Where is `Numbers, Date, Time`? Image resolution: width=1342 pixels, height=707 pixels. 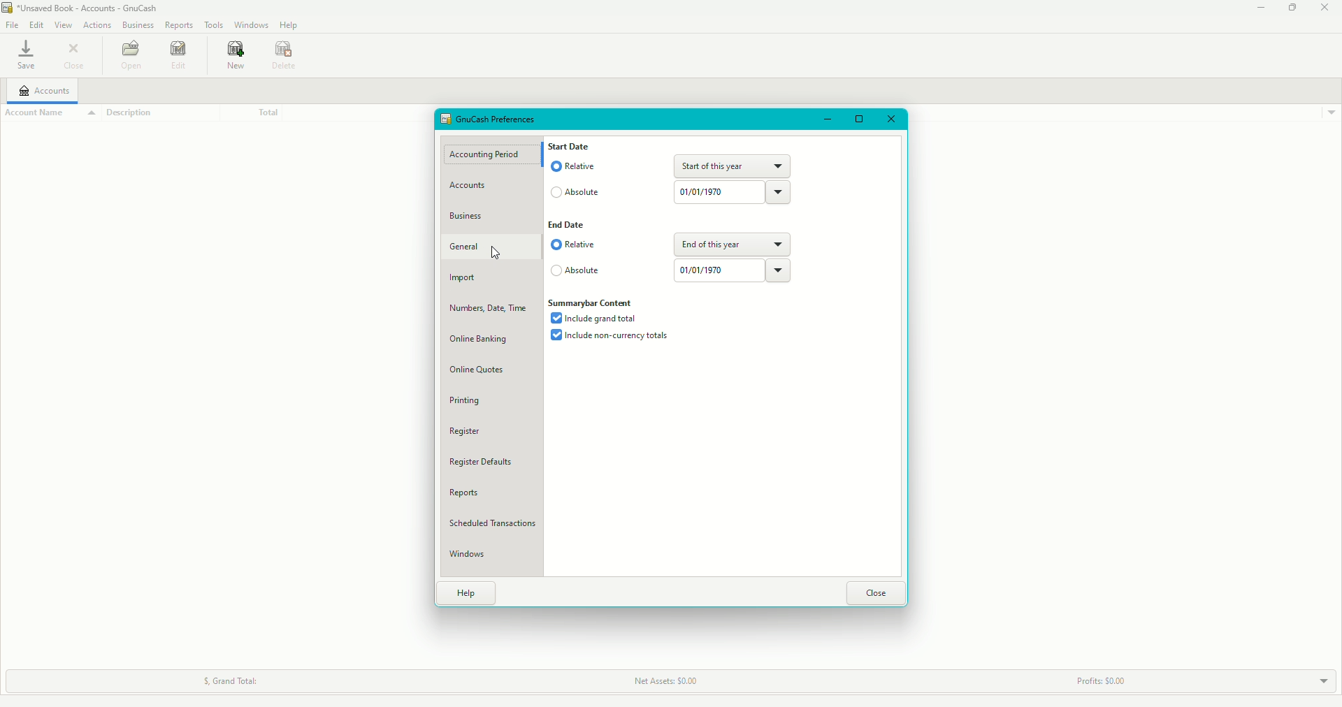
Numbers, Date, Time is located at coordinates (491, 310).